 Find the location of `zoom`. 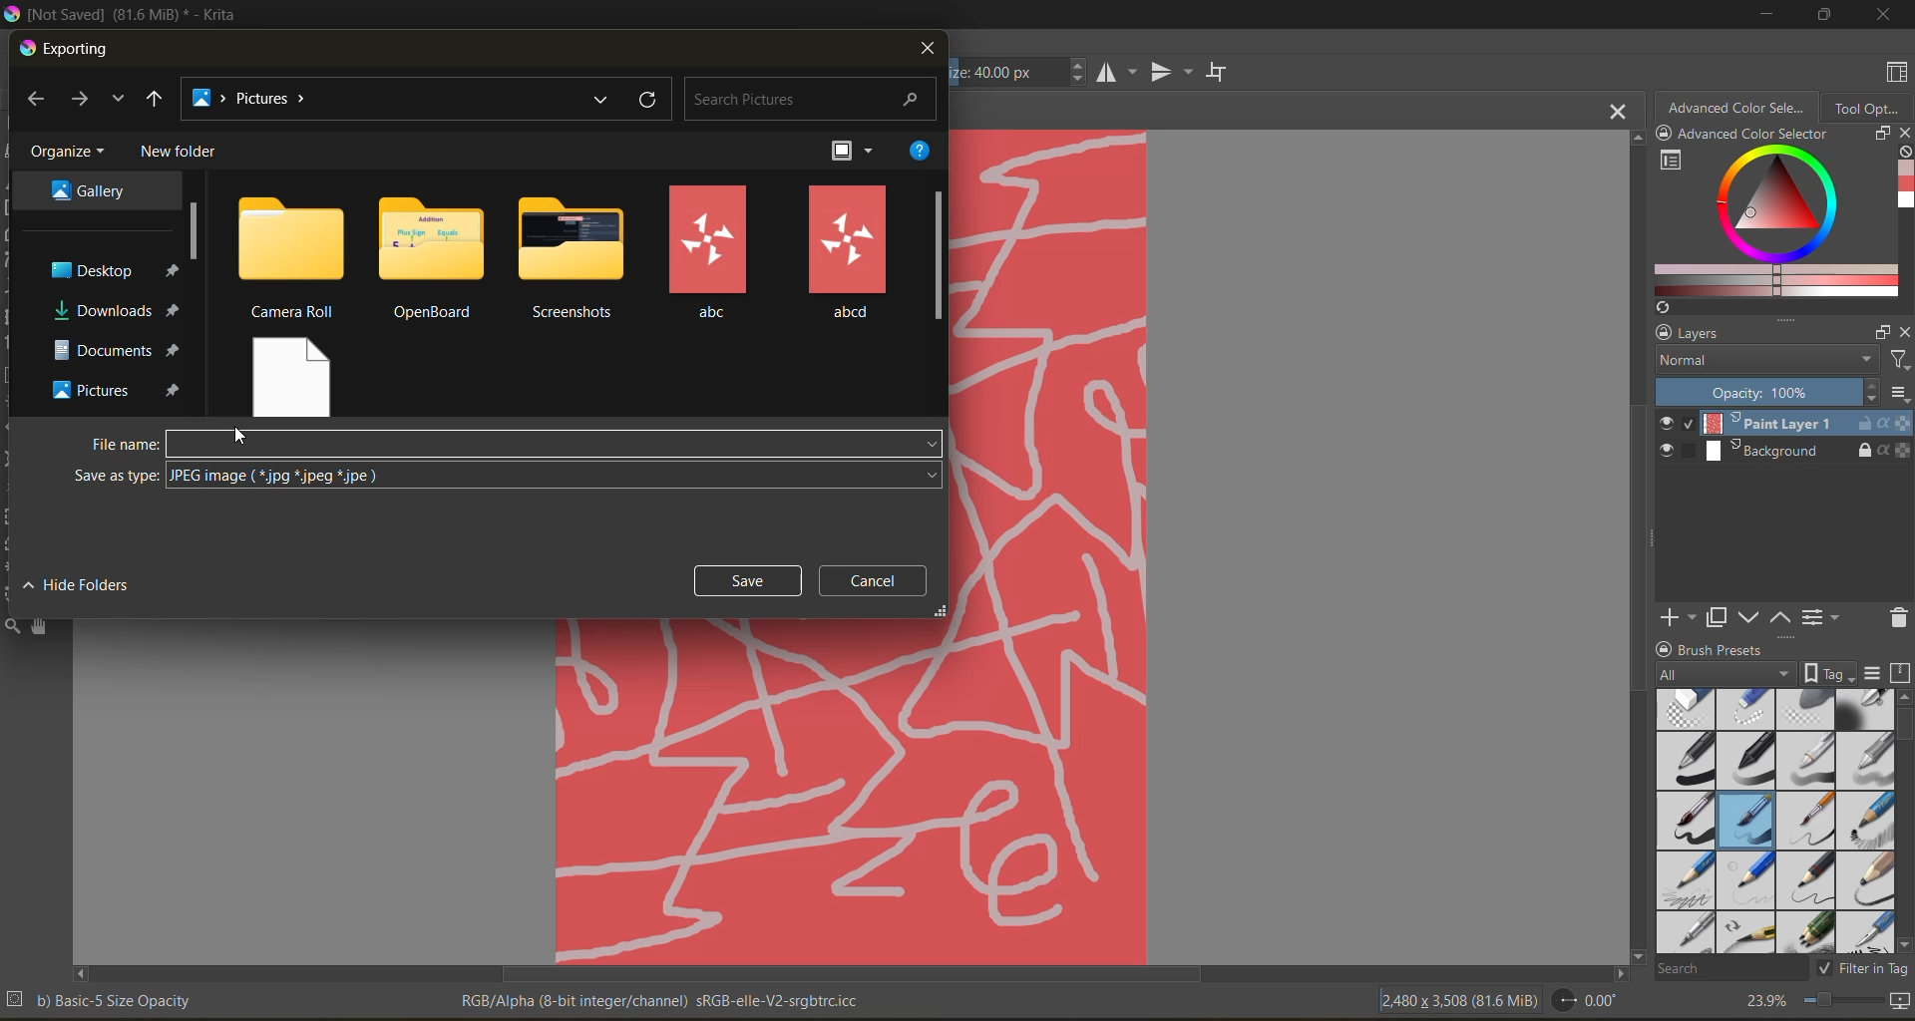

zoom is located at coordinates (1842, 1003).